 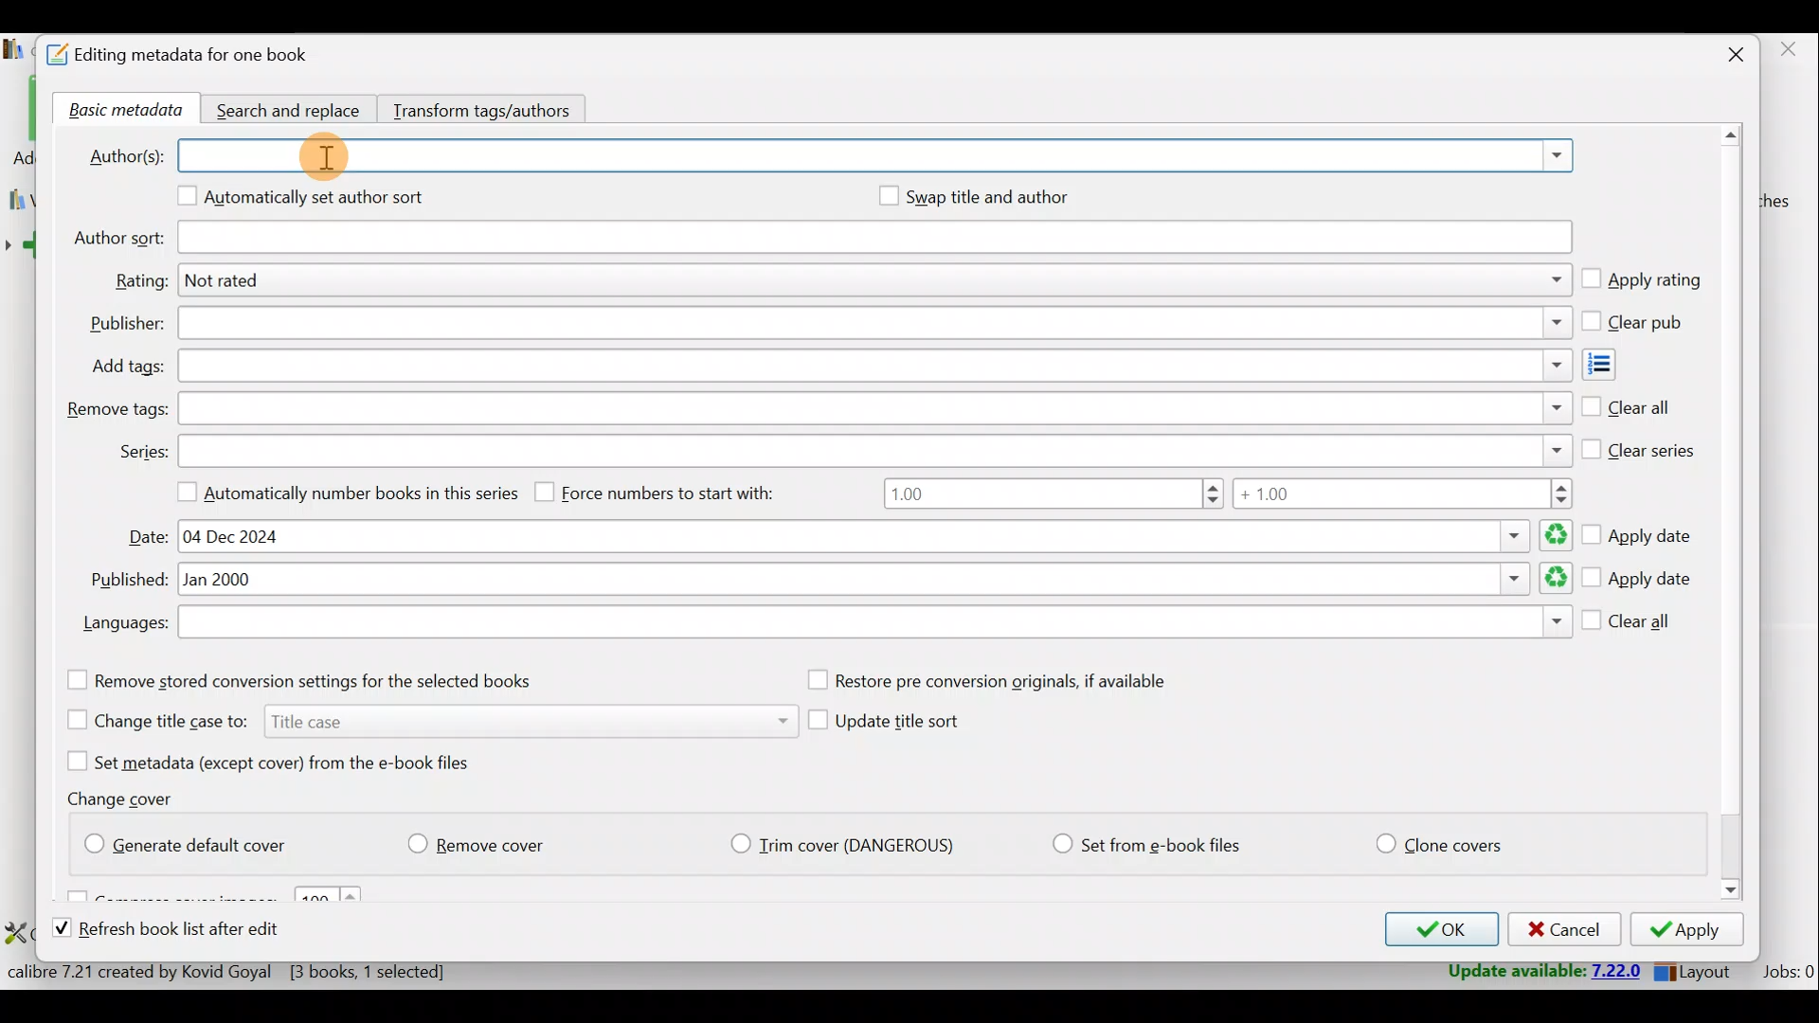 What do you see at coordinates (1697, 968) in the screenshot?
I see `Layout` at bounding box center [1697, 968].